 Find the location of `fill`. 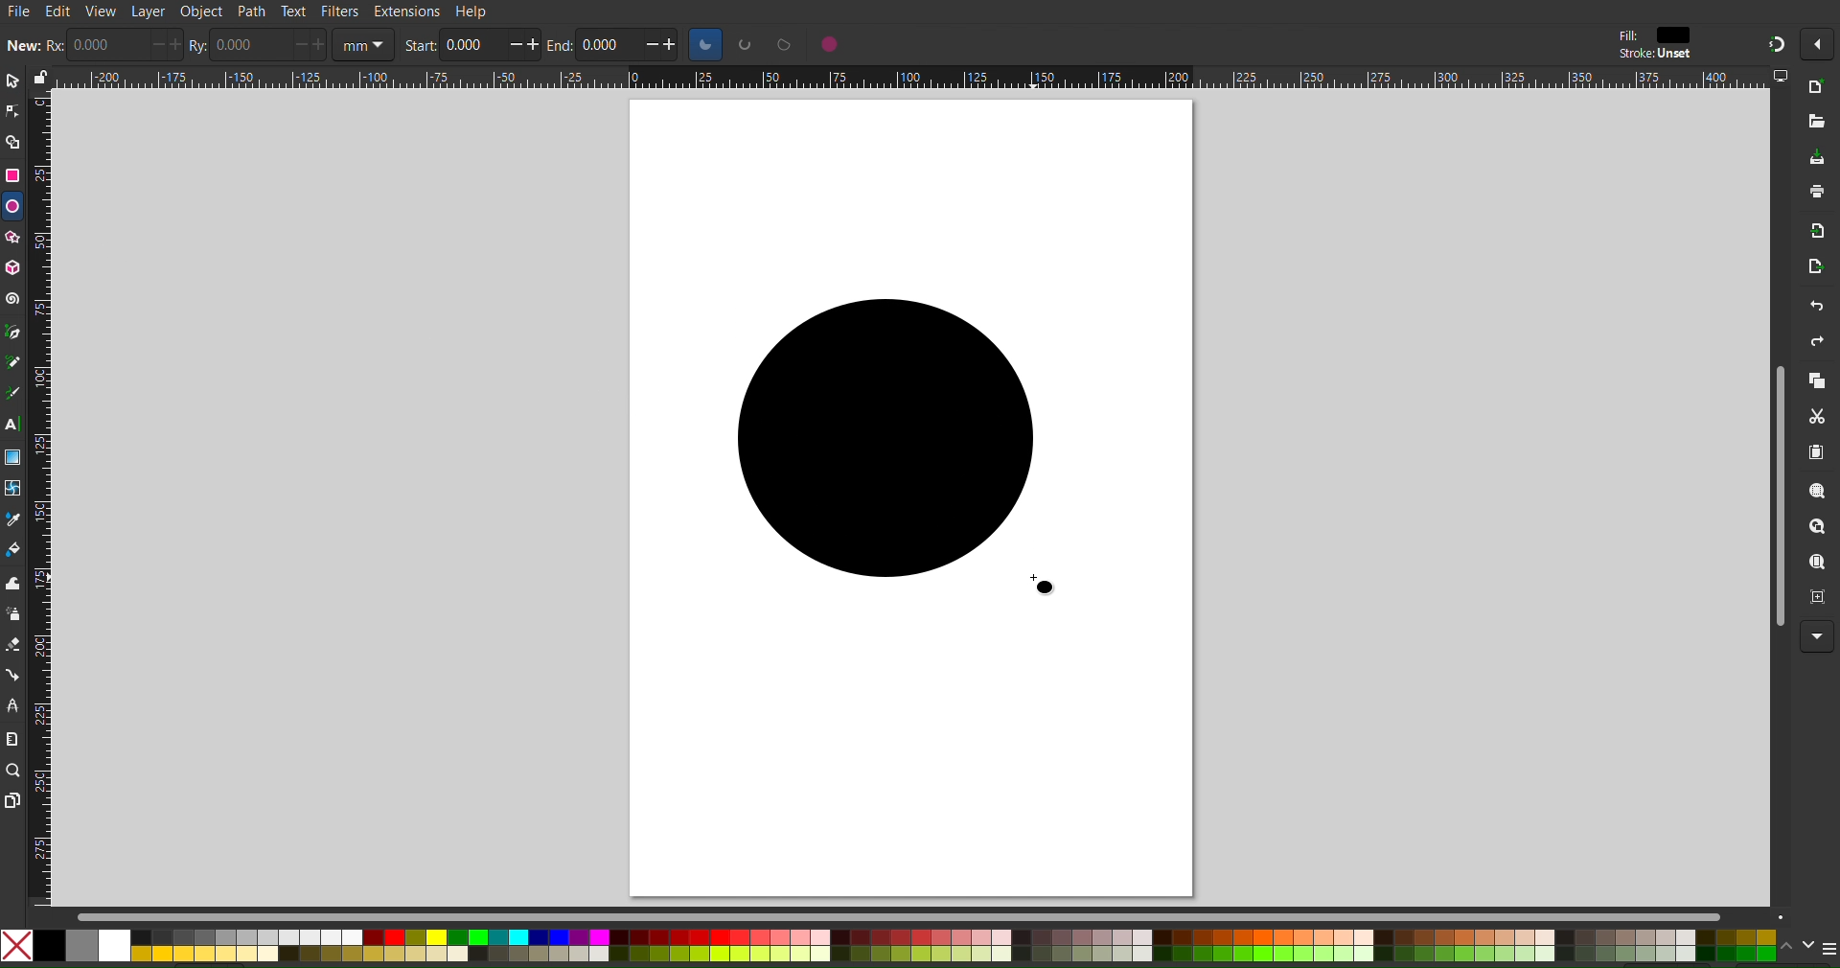

fill is located at coordinates (1621, 35).